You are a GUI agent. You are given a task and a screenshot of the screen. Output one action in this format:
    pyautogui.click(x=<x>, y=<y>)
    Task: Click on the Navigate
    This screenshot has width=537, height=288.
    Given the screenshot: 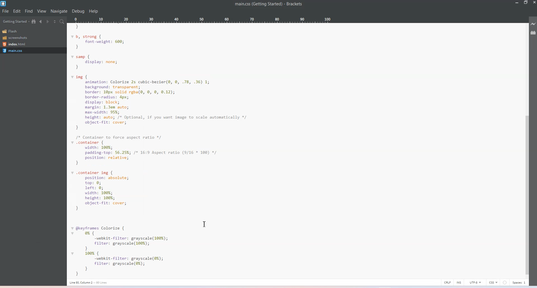 What is the action you would take?
    pyautogui.click(x=59, y=11)
    